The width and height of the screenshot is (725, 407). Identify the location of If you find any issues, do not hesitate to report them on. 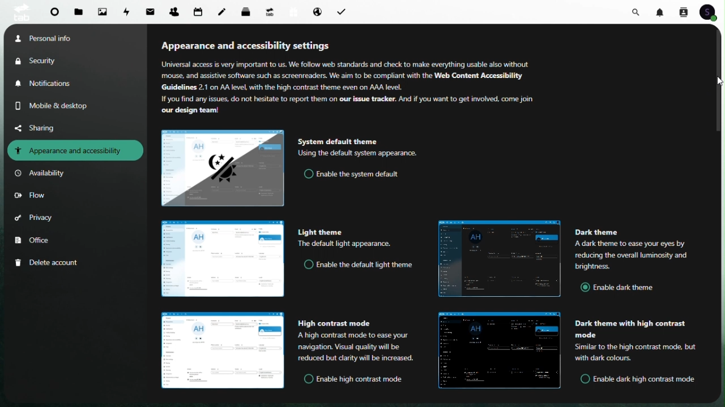
(244, 99).